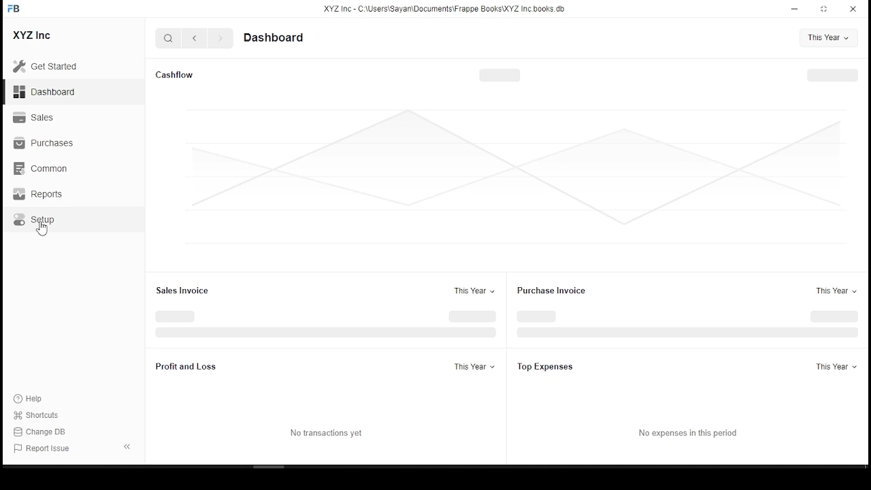 The image size is (871, 490). I want to click on Dashboard, so click(46, 93).